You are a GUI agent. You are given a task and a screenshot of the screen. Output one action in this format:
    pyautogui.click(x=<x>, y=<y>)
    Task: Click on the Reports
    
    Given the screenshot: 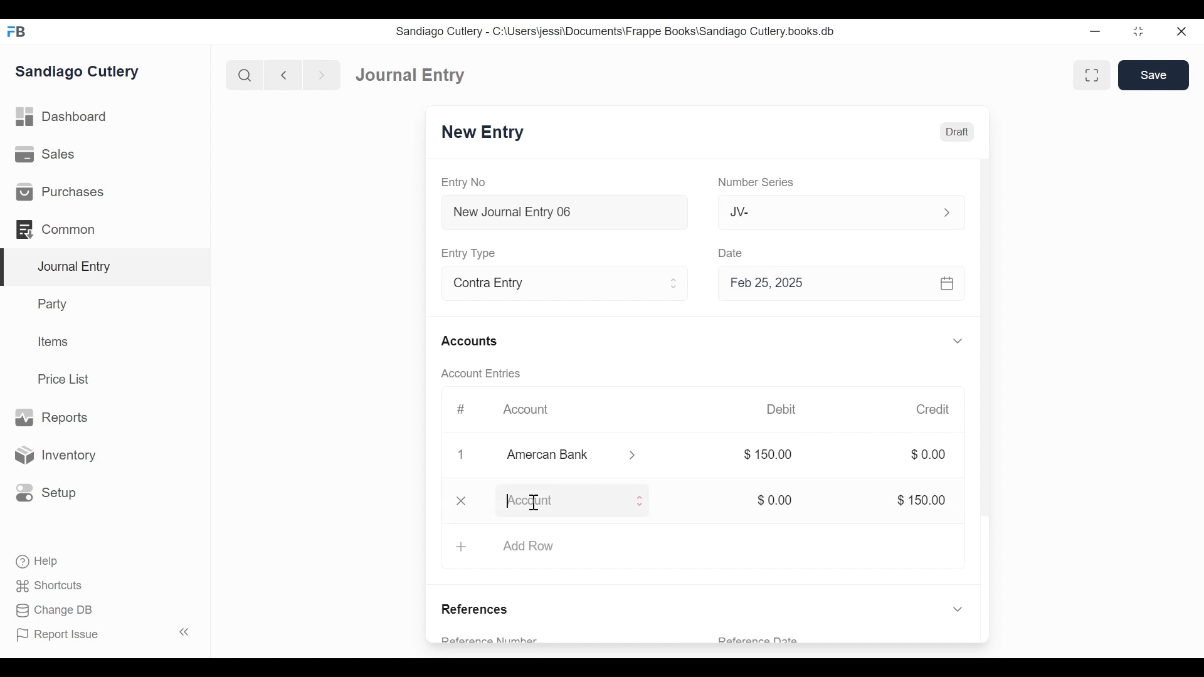 What is the action you would take?
    pyautogui.click(x=51, y=418)
    